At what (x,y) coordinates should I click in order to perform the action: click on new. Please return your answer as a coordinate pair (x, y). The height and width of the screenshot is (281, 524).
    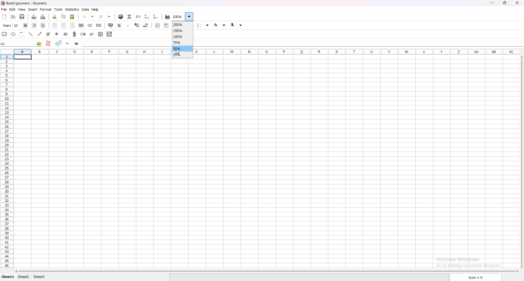
    Looking at the image, I should click on (5, 16).